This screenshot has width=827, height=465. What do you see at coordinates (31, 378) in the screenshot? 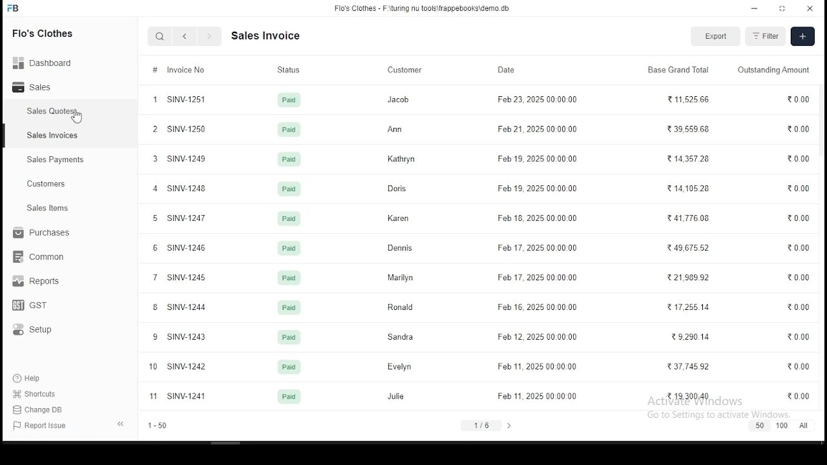
I see `help` at bounding box center [31, 378].